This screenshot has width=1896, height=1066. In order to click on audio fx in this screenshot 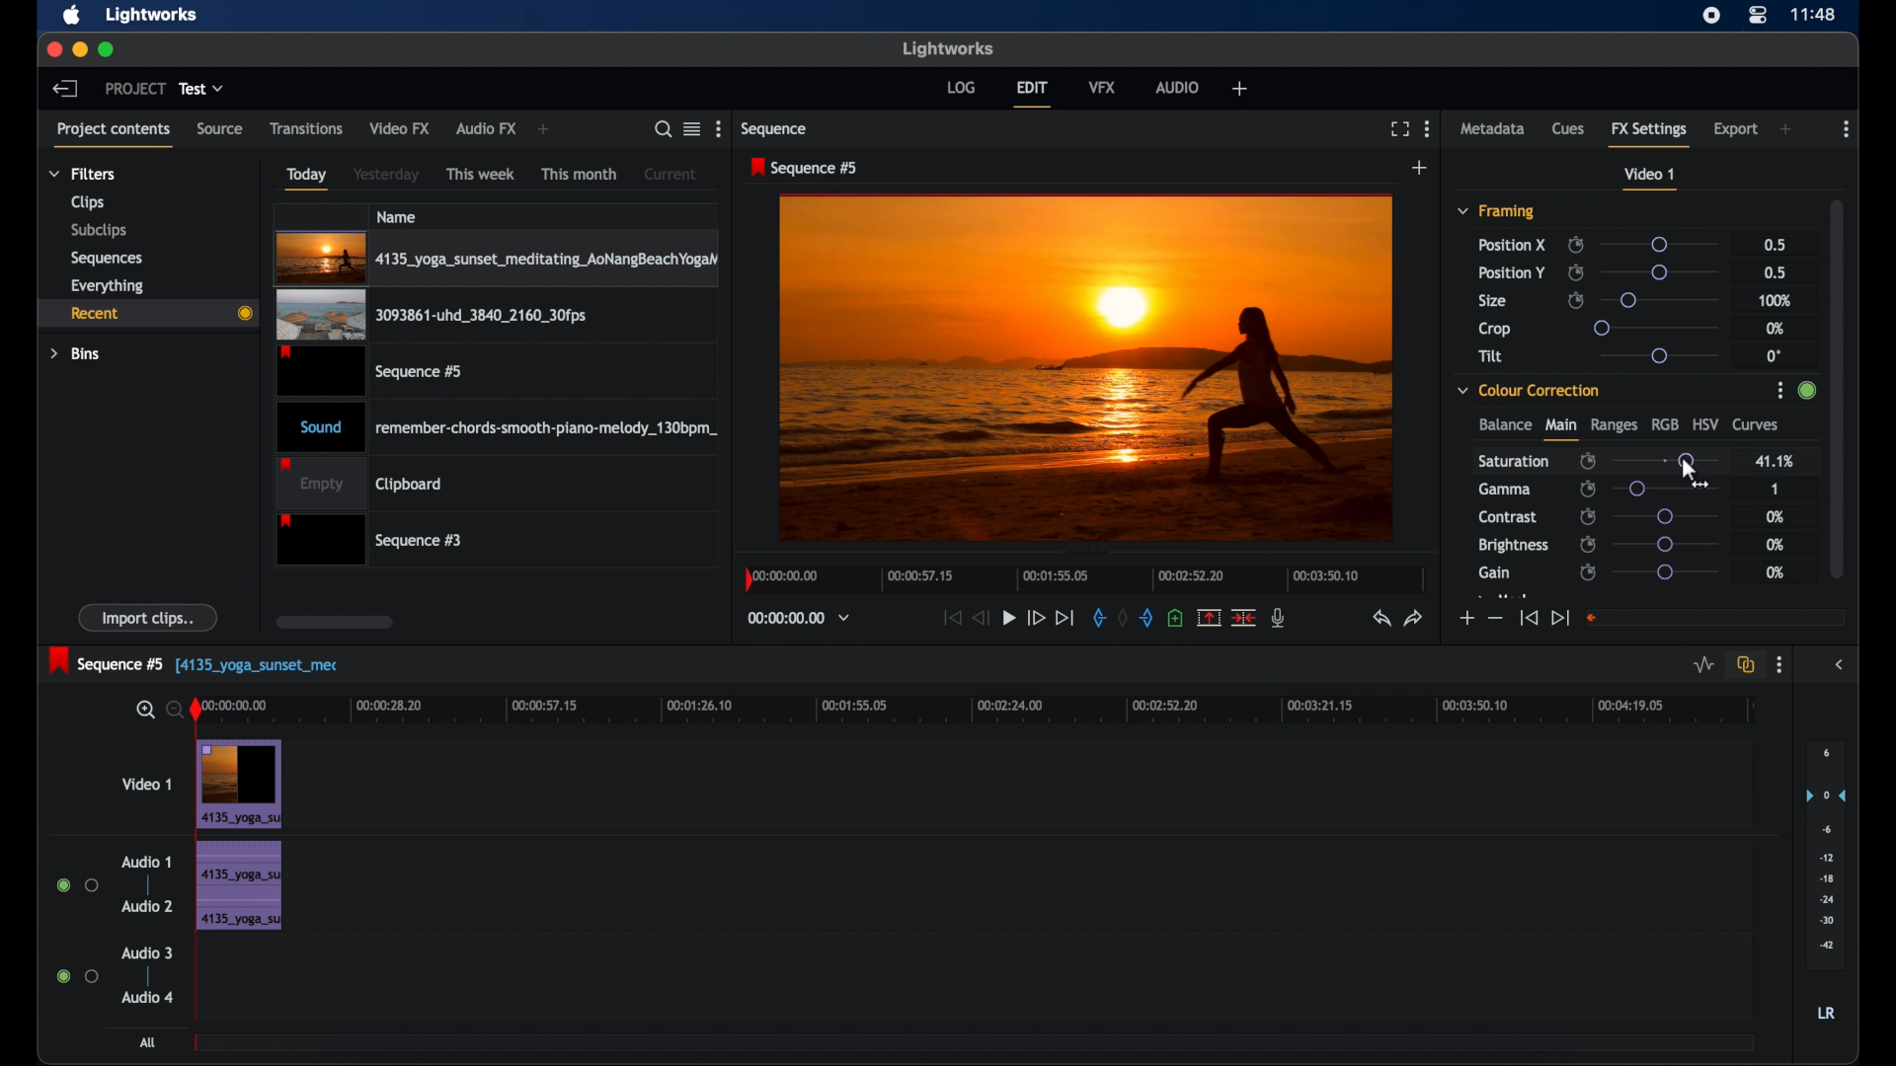, I will do `click(486, 129)`.